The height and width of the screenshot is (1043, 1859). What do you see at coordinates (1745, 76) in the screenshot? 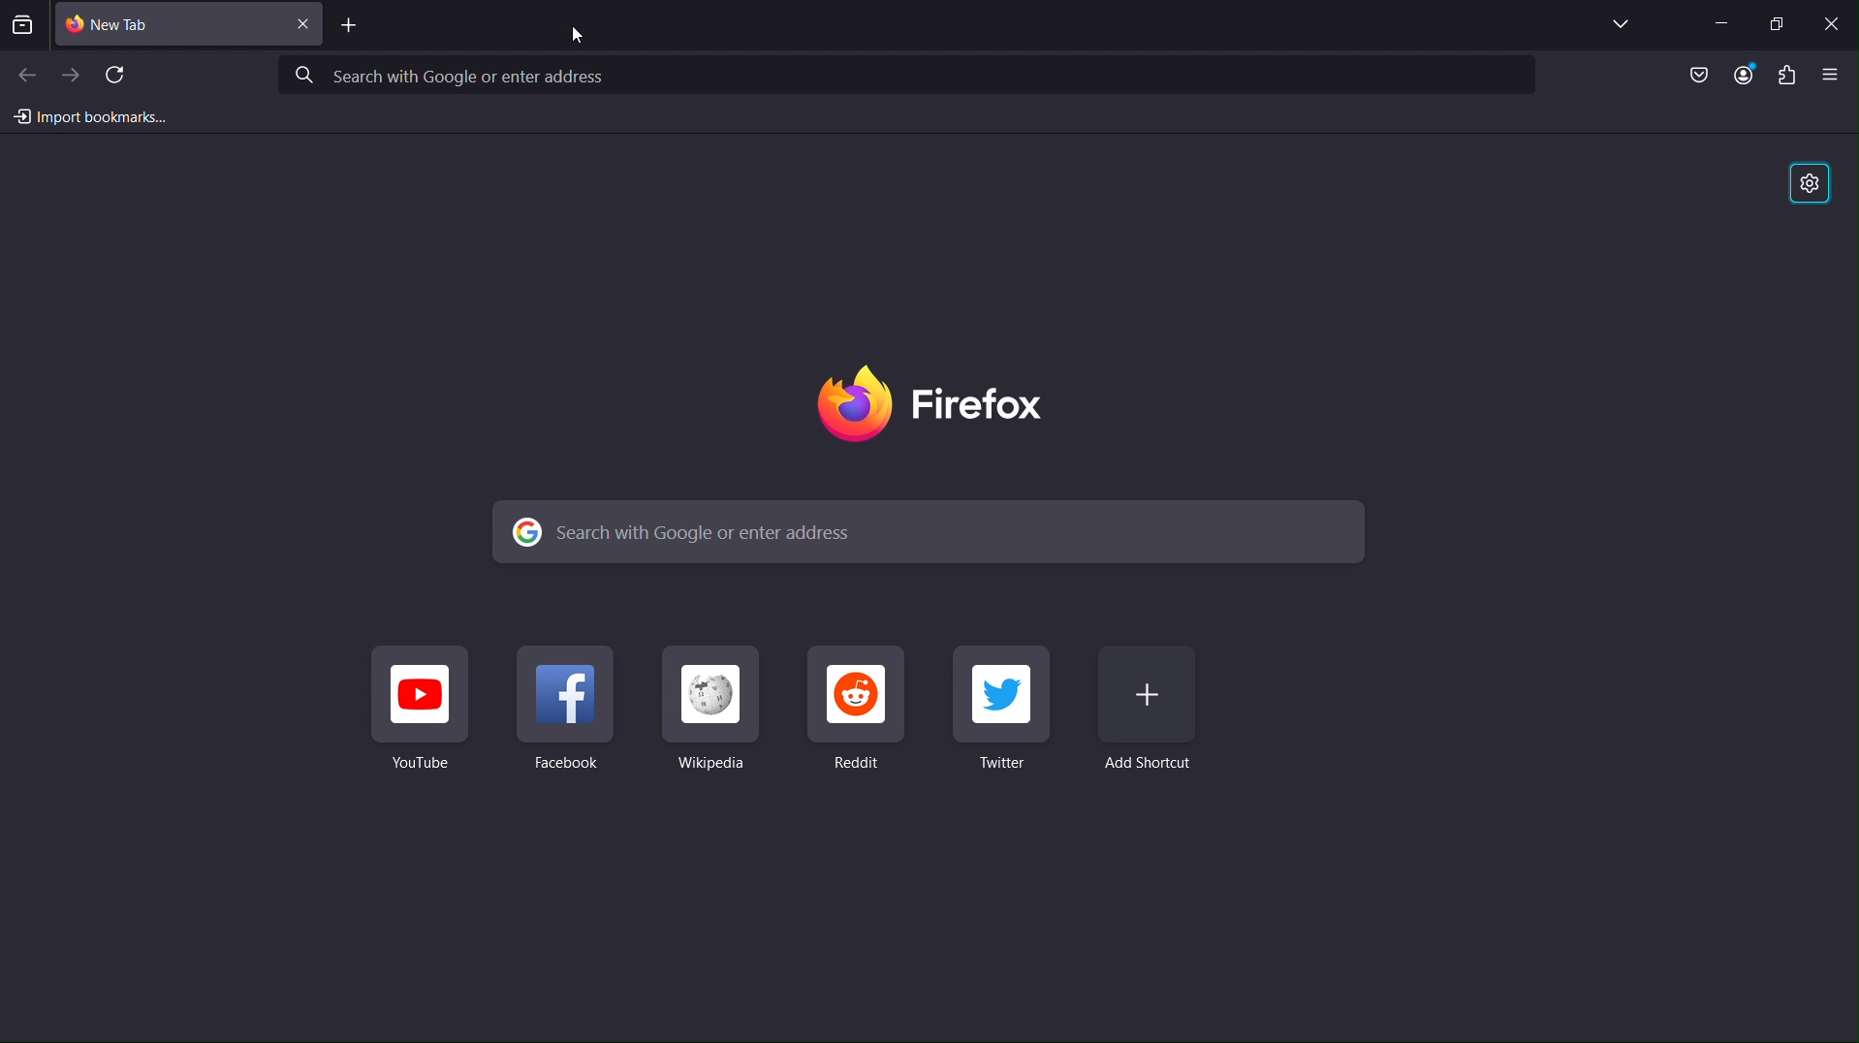
I see `Account` at bounding box center [1745, 76].